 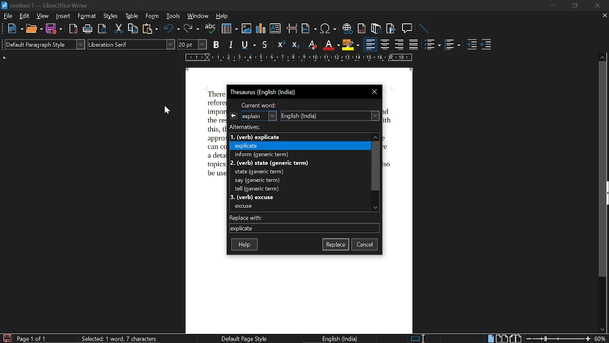 What do you see at coordinates (299, 202) in the screenshot?
I see `=` at bounding box center [299, 202].